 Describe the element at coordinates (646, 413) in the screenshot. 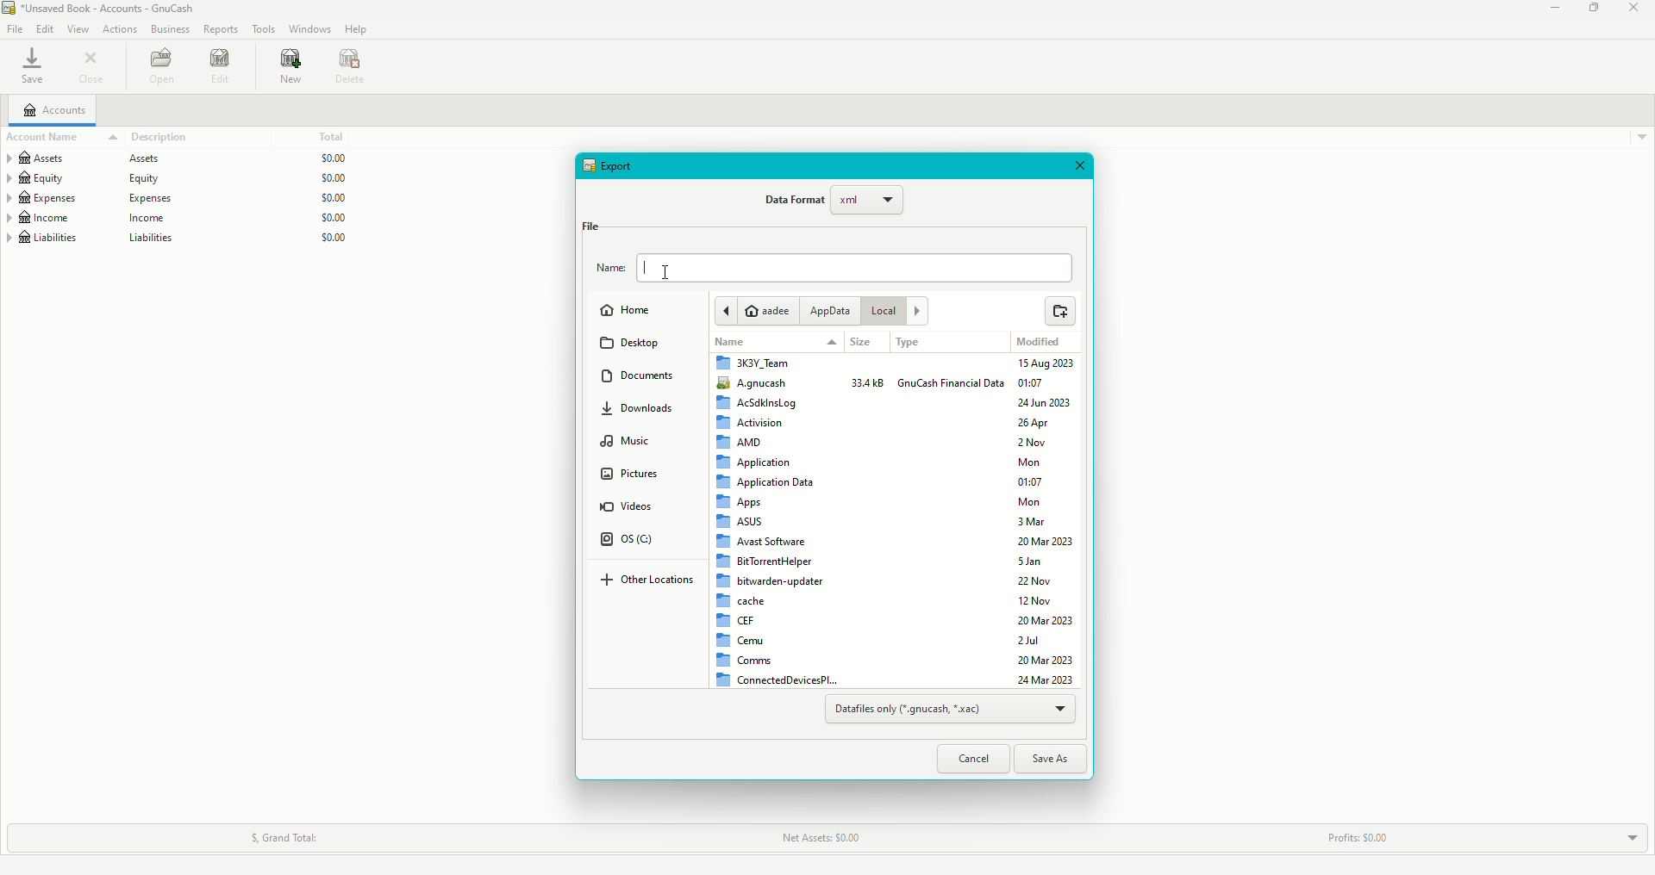

I see `Downloads` at that location.